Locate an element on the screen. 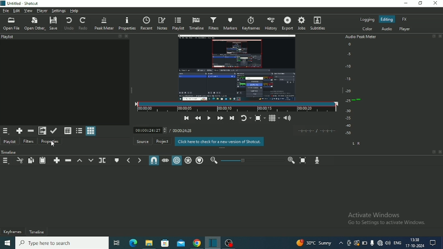 This screenshot has height=249, width=443. FX is located at coordinates (404, 19).